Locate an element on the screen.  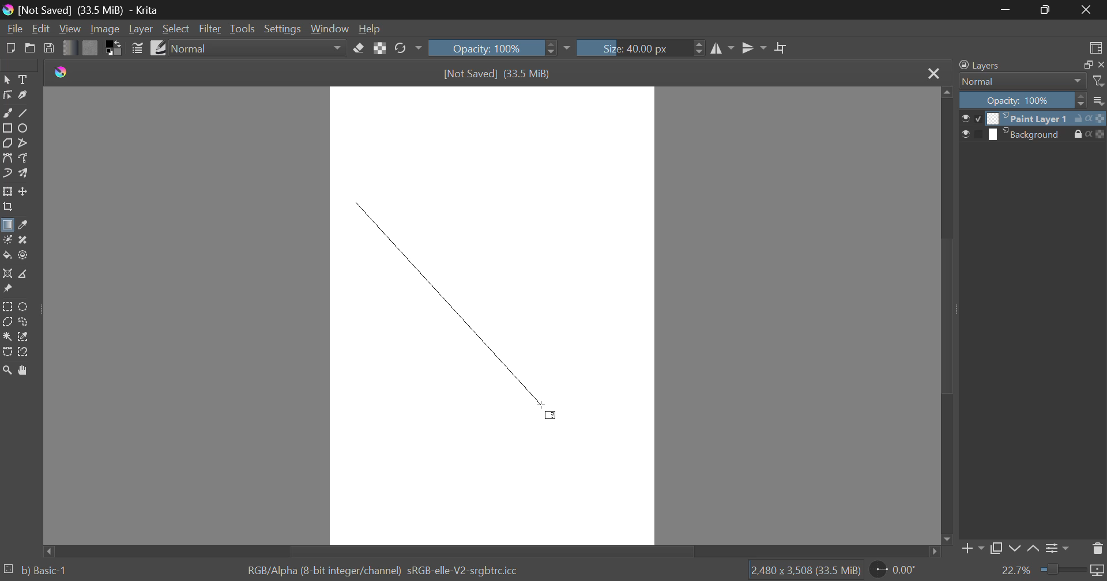
Enclose and Fill is located at coordinates (22, 255).